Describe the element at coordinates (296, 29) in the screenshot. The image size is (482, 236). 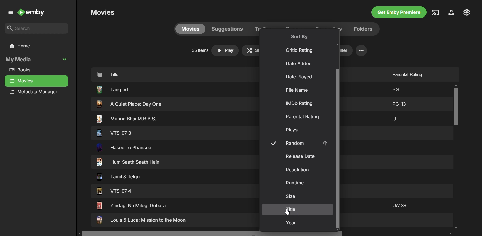
I see `Genres` at that location.